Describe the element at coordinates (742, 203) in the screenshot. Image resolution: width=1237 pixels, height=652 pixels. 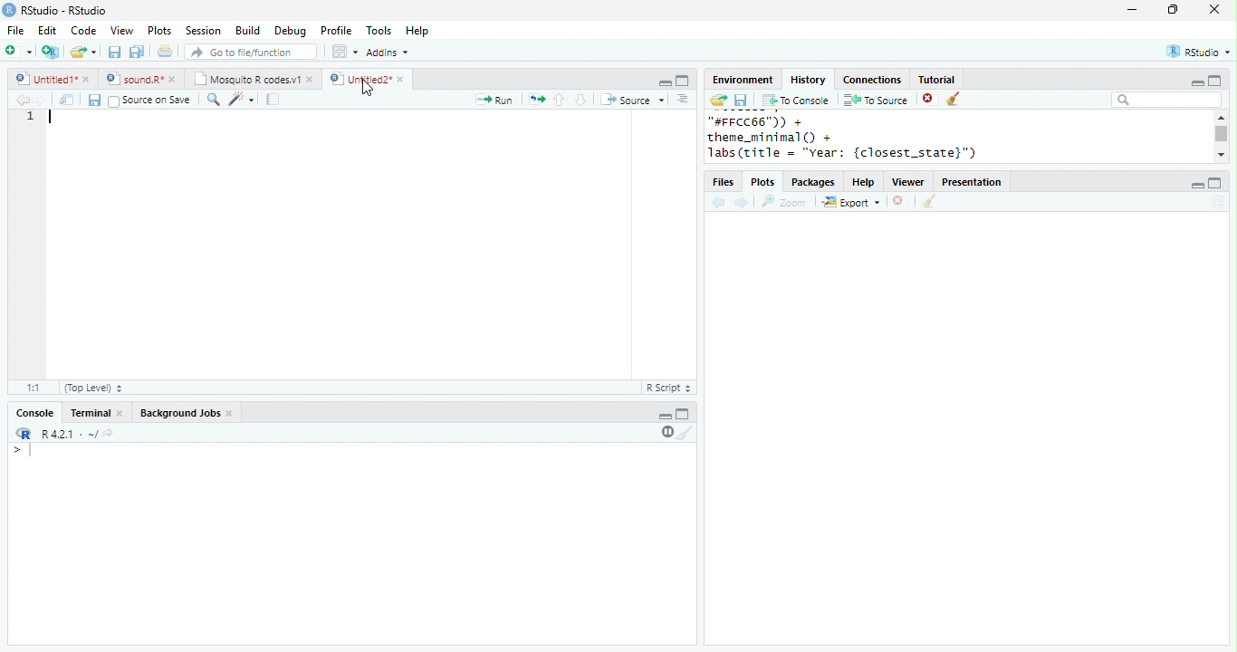
I see `forward` at that location.